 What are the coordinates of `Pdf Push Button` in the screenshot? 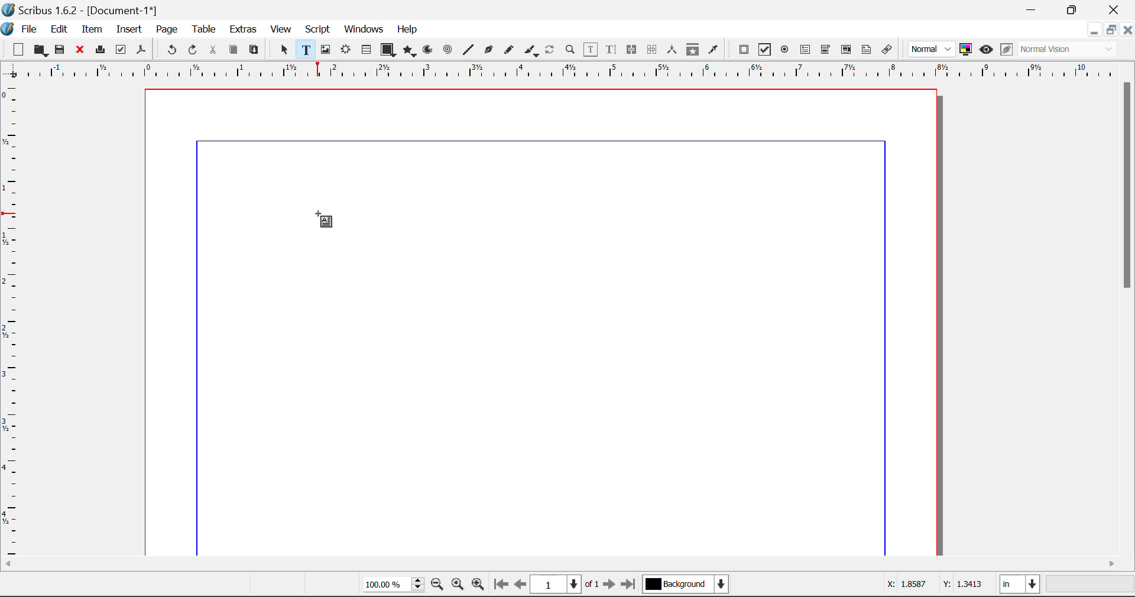 It's located at (744, 49).